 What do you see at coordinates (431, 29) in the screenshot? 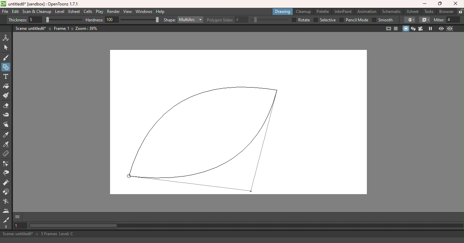
I see `Freeze` at bounding box center [431, 29].